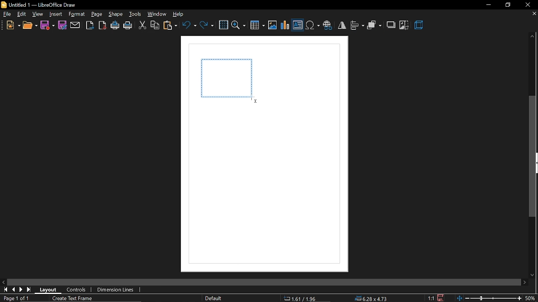 This screenshot has width=538, height=302. I want to click on create text frame, so click(73, 299).